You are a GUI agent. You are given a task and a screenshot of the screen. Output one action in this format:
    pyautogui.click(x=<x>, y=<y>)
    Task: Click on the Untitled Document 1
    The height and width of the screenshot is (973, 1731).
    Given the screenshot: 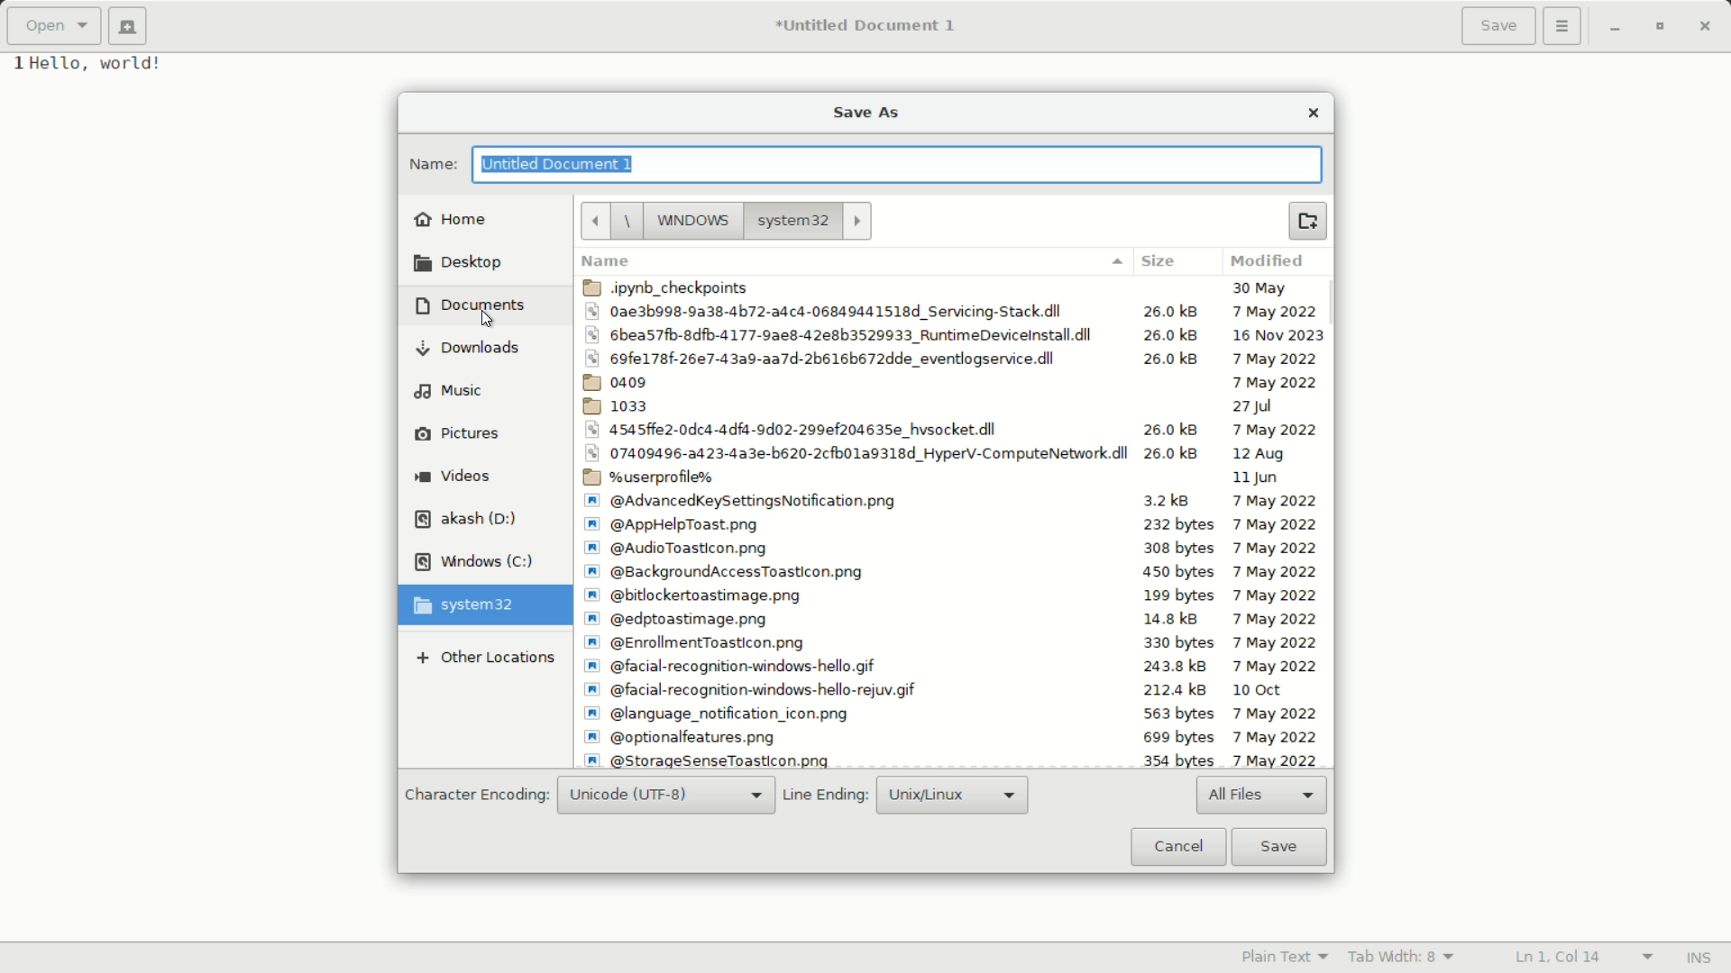 What is the action you would take?
    pyautogui.click(x=866, y=26)
    